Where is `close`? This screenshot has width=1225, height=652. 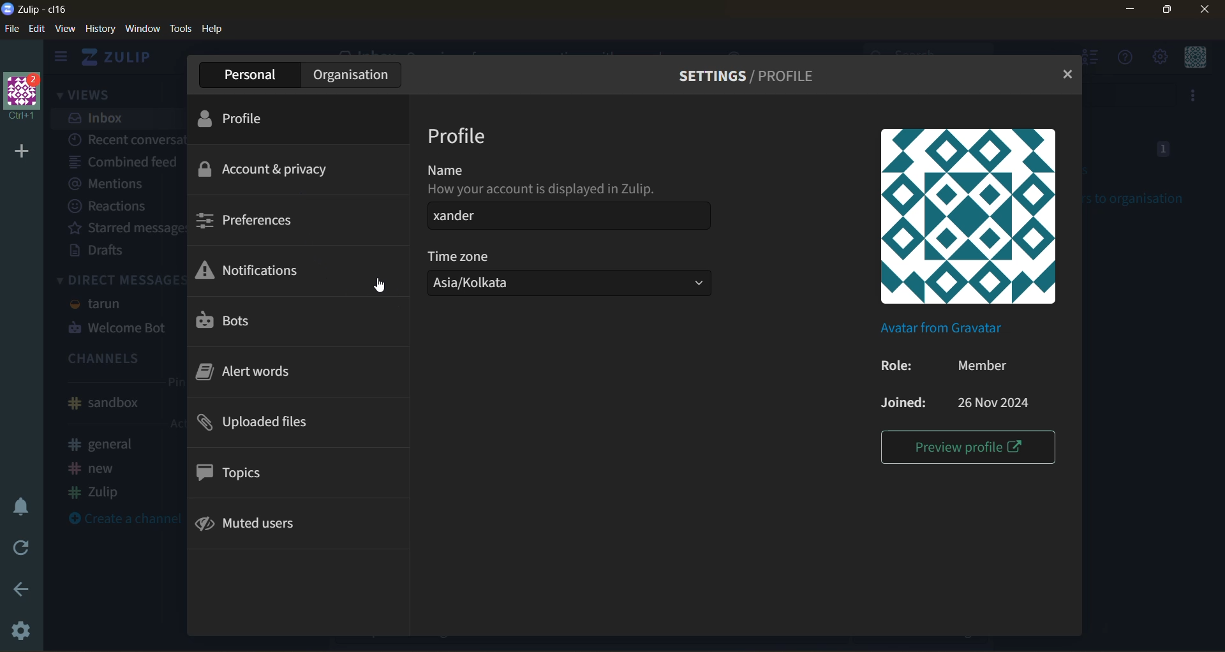
close is located at coordinates (1202, 11).